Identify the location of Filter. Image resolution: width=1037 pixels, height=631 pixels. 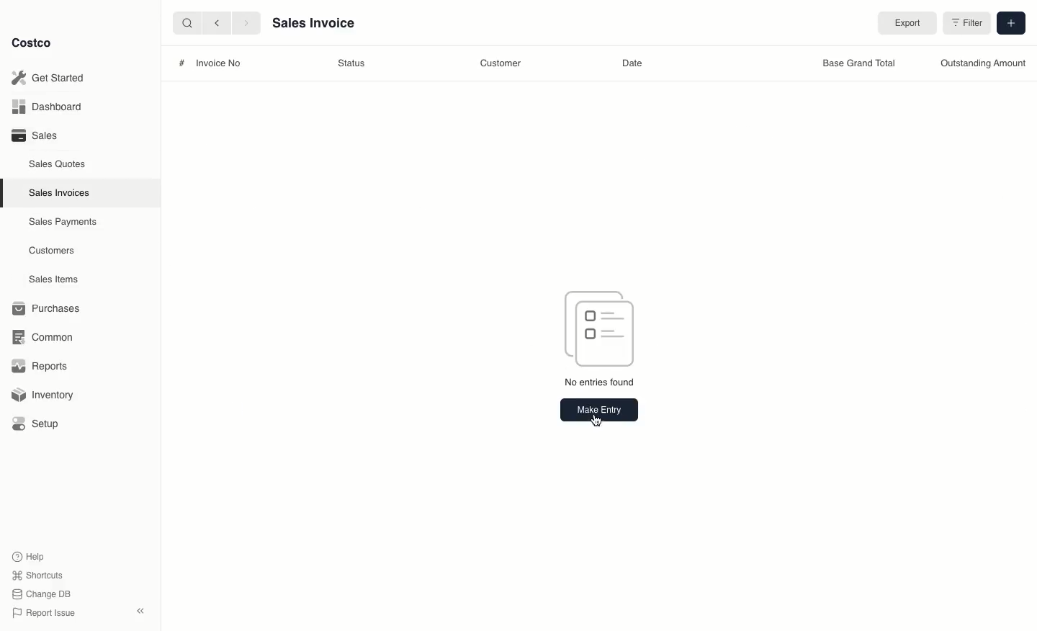
(964, 24).